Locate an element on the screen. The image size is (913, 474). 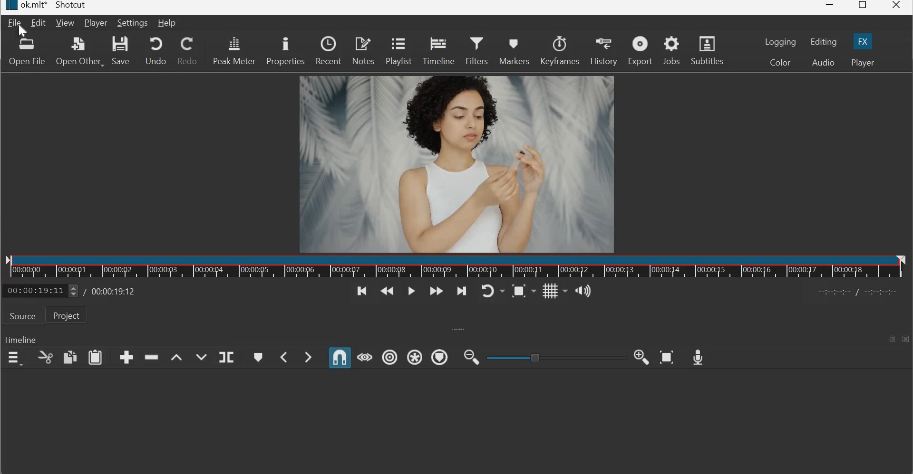
Snap is located at coordinates (340, 357).